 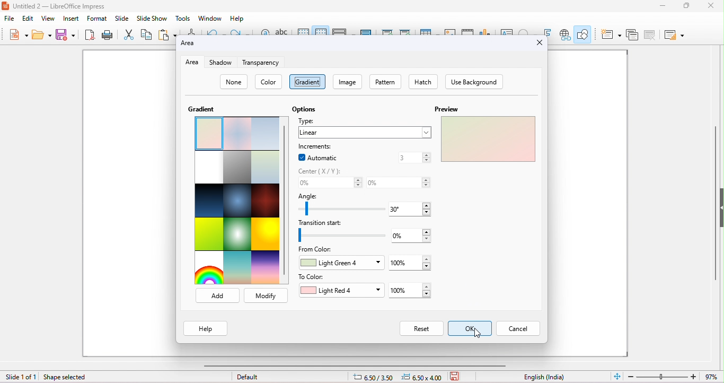 What do you see at coordinates (266, 168) in the screenshot?
I see `Gradient option 6` at bounding box center [266, 168].